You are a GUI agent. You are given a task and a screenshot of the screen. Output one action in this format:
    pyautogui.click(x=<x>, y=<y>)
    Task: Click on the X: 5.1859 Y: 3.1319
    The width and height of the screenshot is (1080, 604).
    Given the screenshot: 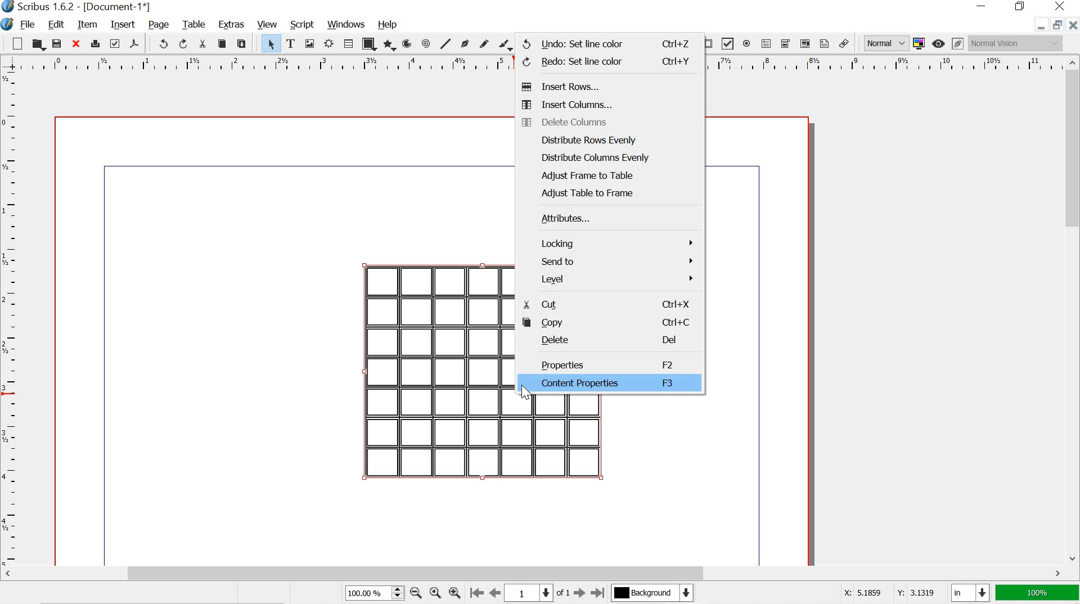 What is the action you would take?
    pyautogui.click(x=889, y=594)
    